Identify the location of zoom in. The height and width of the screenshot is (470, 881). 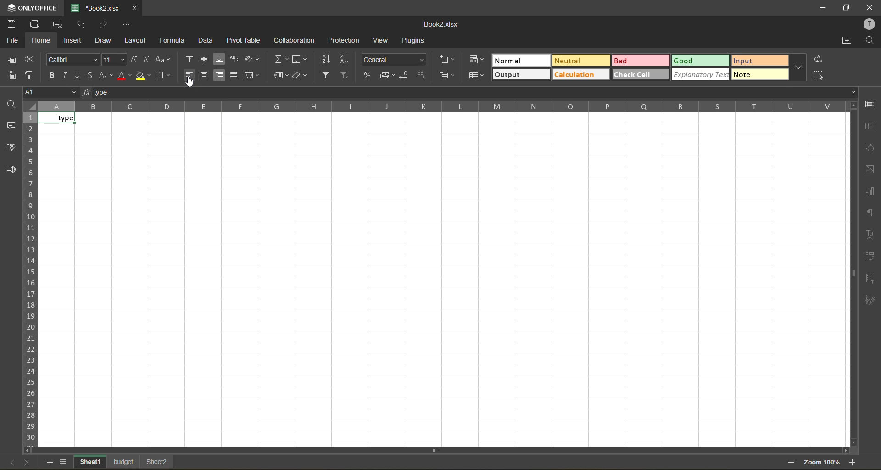
(855, 462).